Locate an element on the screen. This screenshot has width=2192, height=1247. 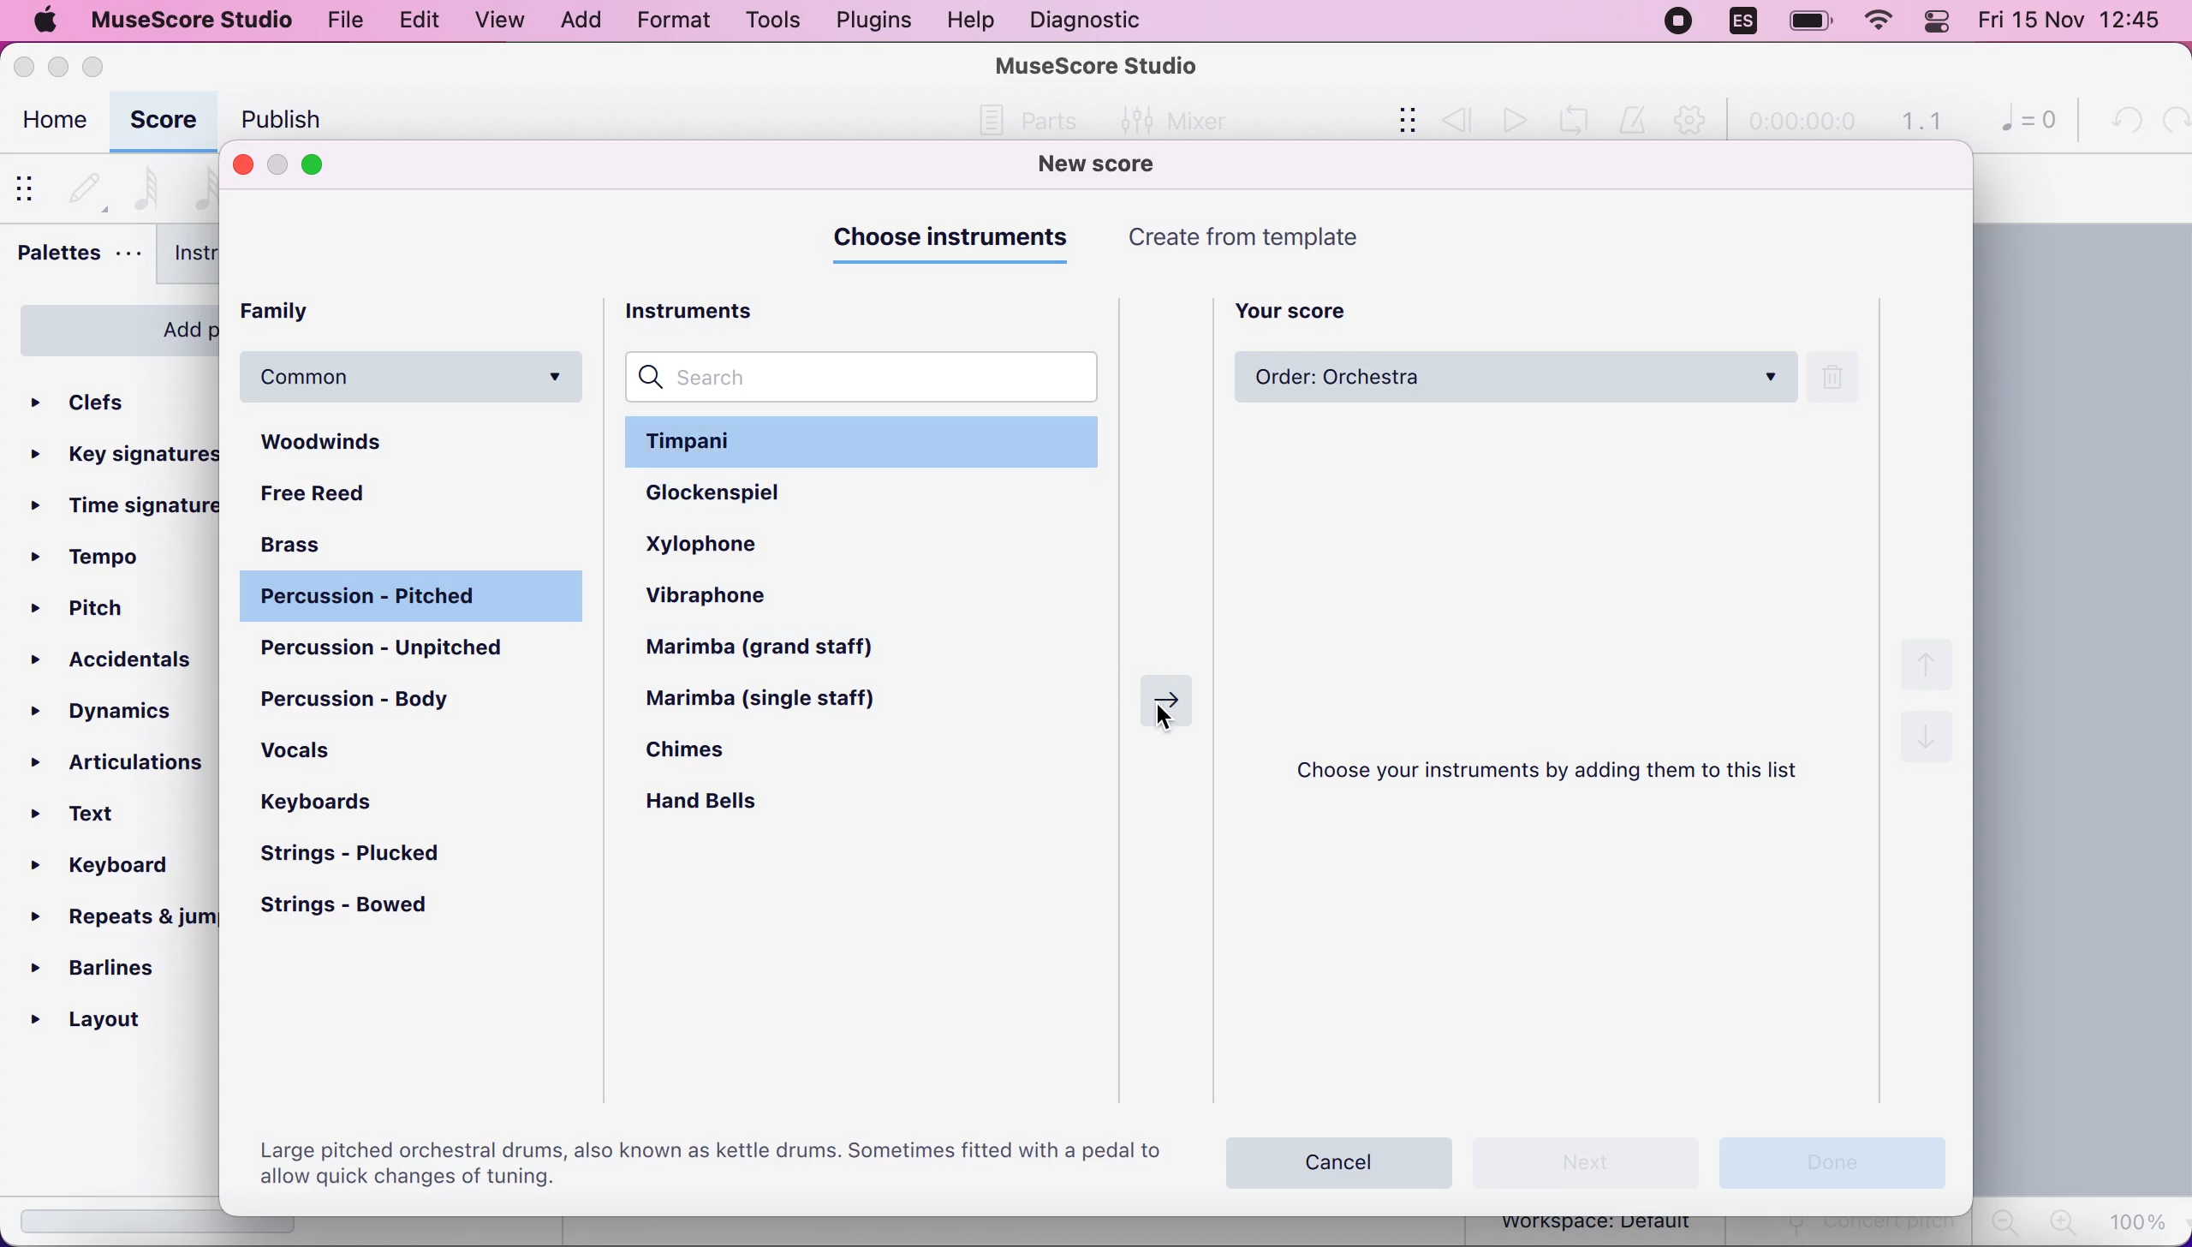
edit is located at coordinates (415, 18).